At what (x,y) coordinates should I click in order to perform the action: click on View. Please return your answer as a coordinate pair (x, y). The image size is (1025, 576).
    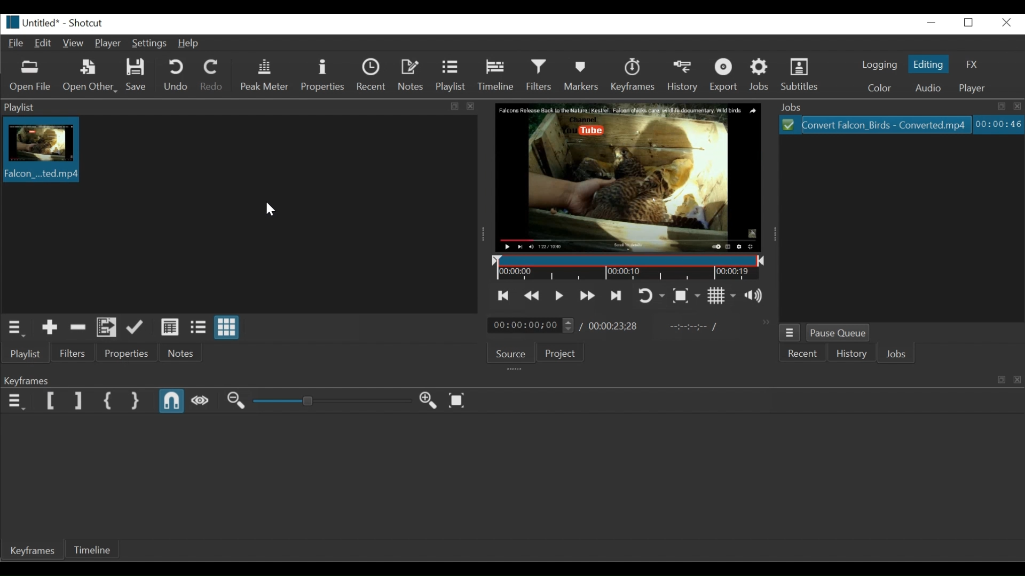
    Looking at the image, I should click on (73, 43).